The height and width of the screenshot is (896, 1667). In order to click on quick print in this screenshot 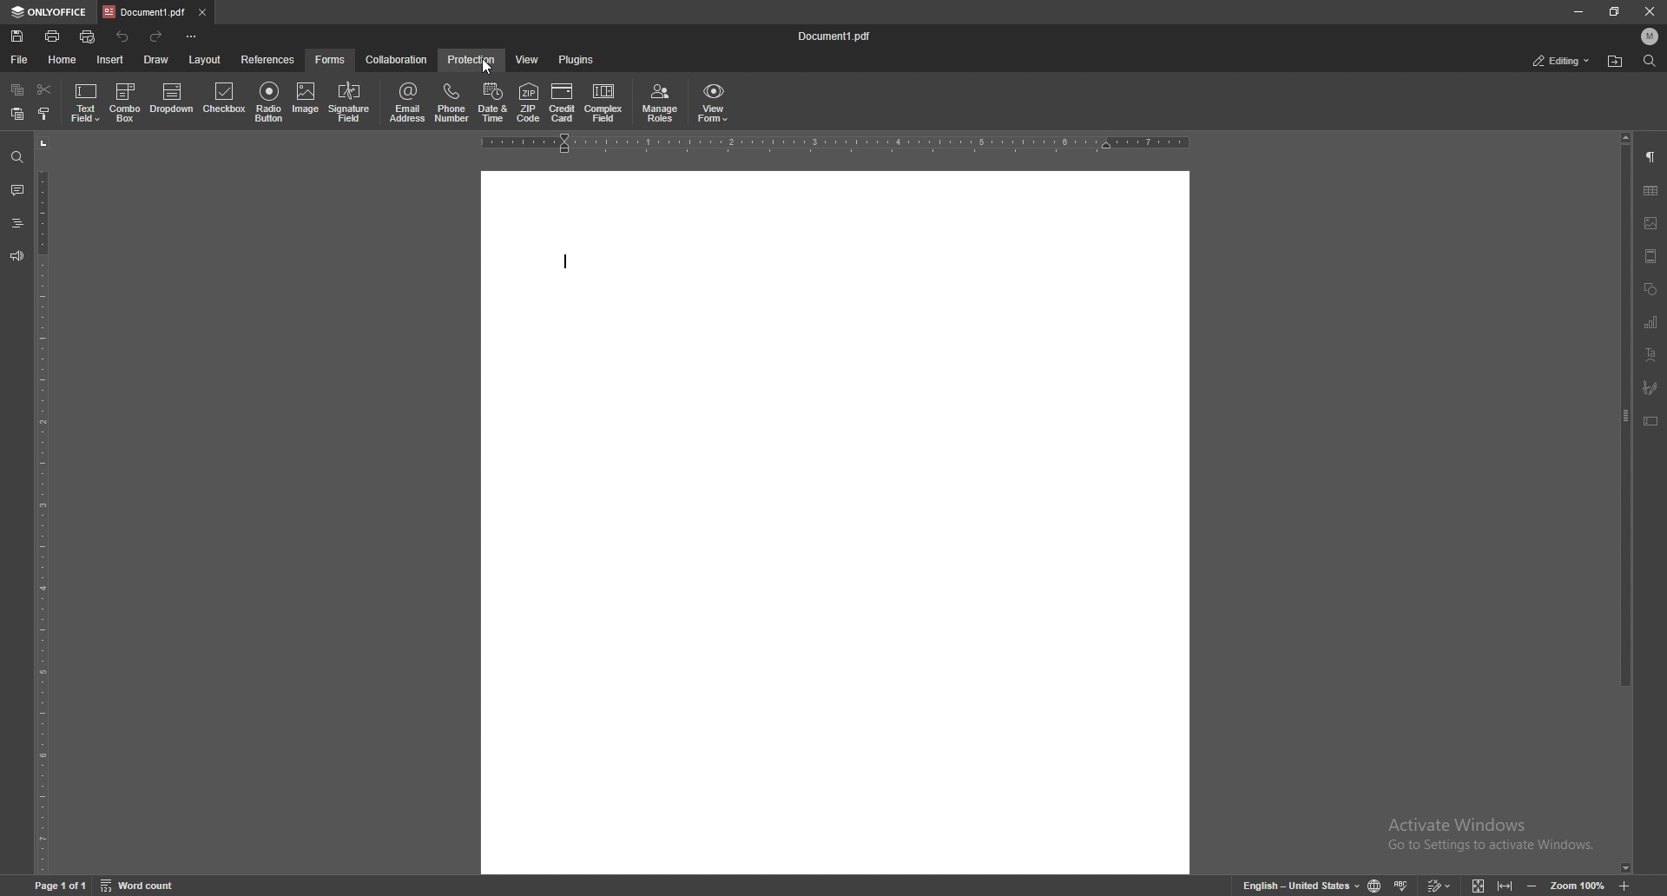, I will do `click(89, 36)`.